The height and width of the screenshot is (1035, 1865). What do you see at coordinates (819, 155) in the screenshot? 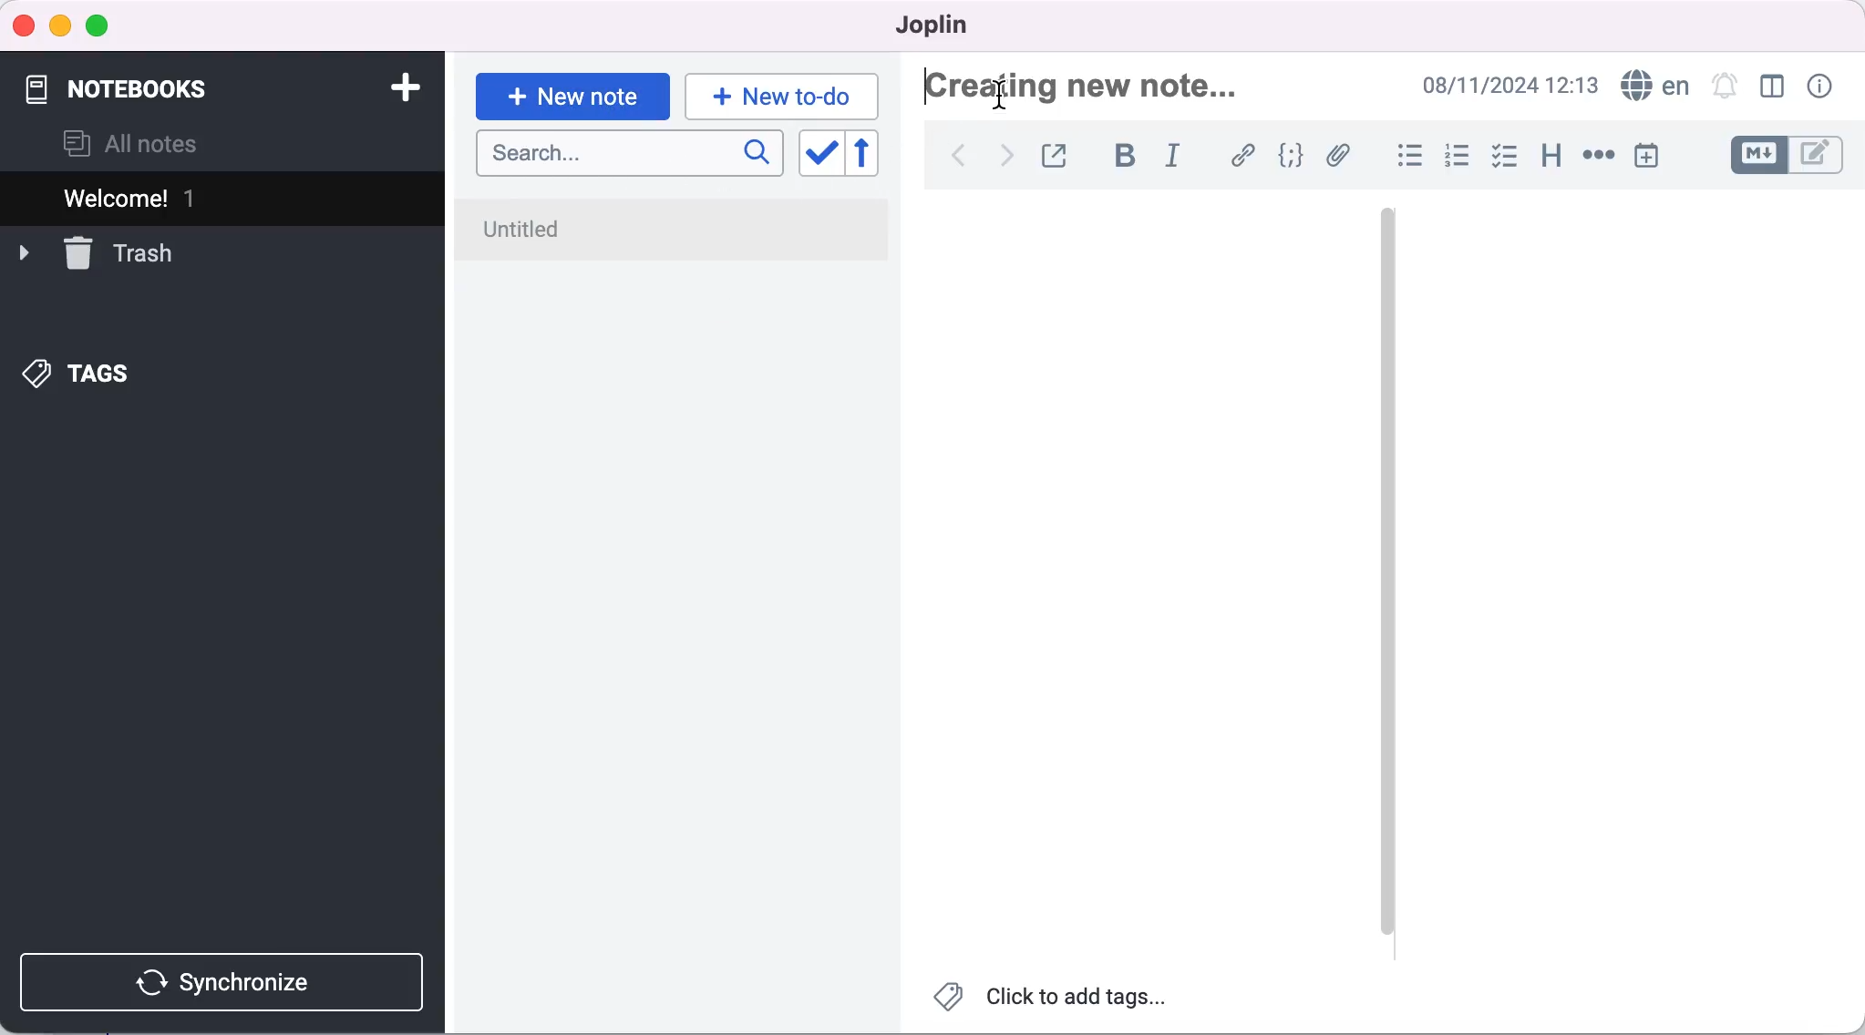
I see `toggle sort order field` at bounding box center [819, 155].